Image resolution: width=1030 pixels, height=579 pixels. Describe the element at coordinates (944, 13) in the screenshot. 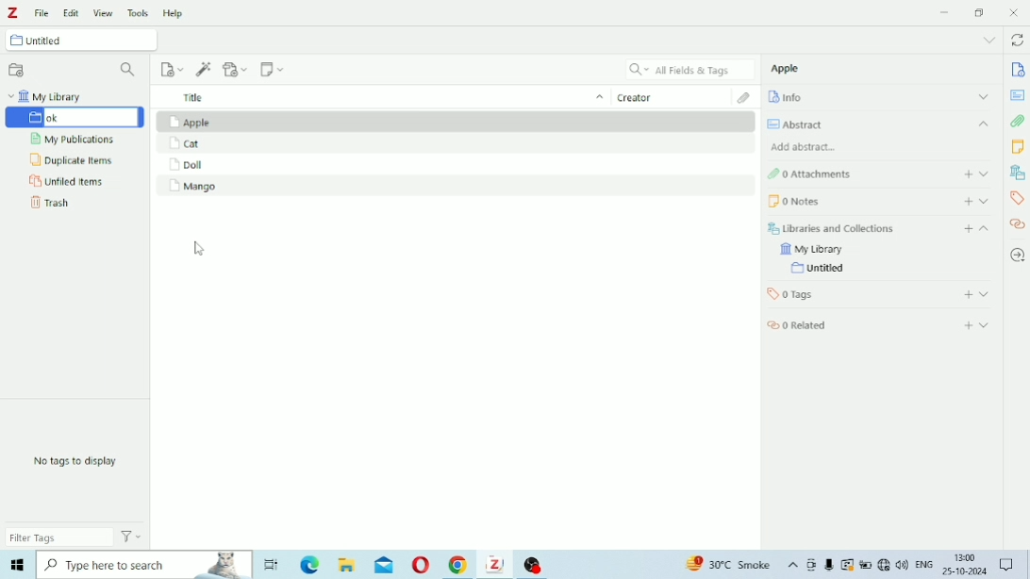

I see `Minimize` at that location.